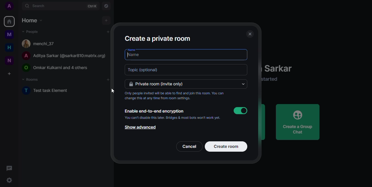  What do you see at coordinates (32, 20) in the screenshot?
I see `home` at bounding box center [32, 20].